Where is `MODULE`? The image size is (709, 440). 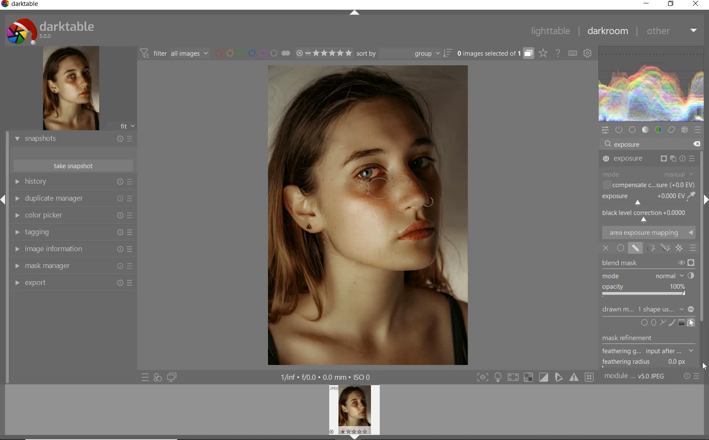
MODULE is located at coordinates (648, 174).